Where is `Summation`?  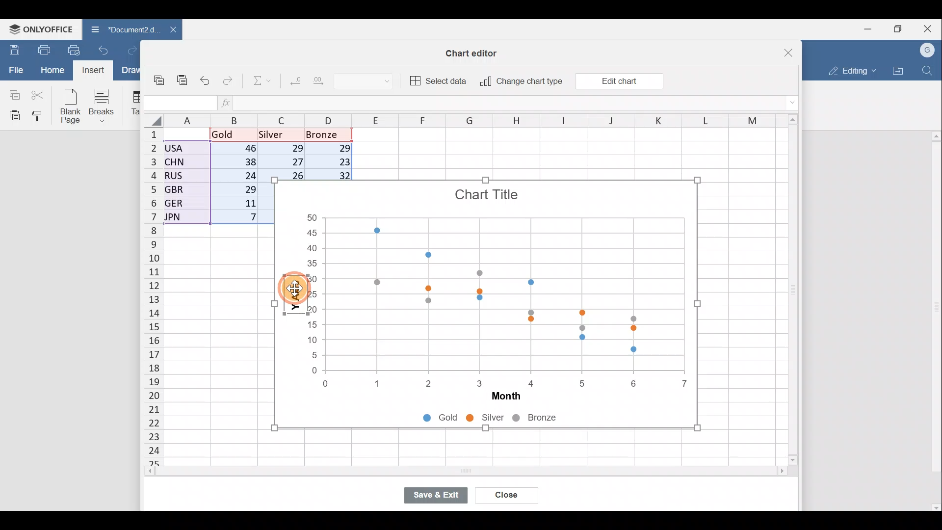
Summation is located at coordinates (259, 82).